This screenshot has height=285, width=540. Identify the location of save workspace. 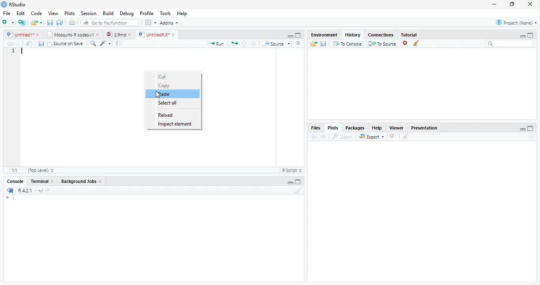
(324, 44).